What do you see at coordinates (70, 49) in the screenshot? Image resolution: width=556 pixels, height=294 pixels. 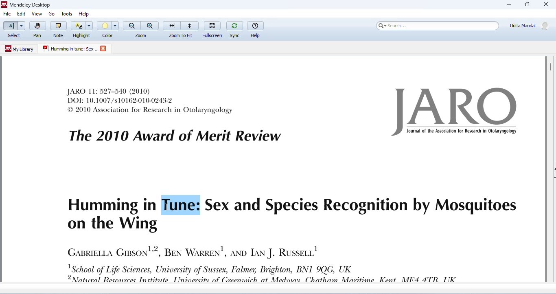 I see `tab name :Humming in tune: Sex and species recognition by mosquitoes on the wing` at bounding box center [70, 49].